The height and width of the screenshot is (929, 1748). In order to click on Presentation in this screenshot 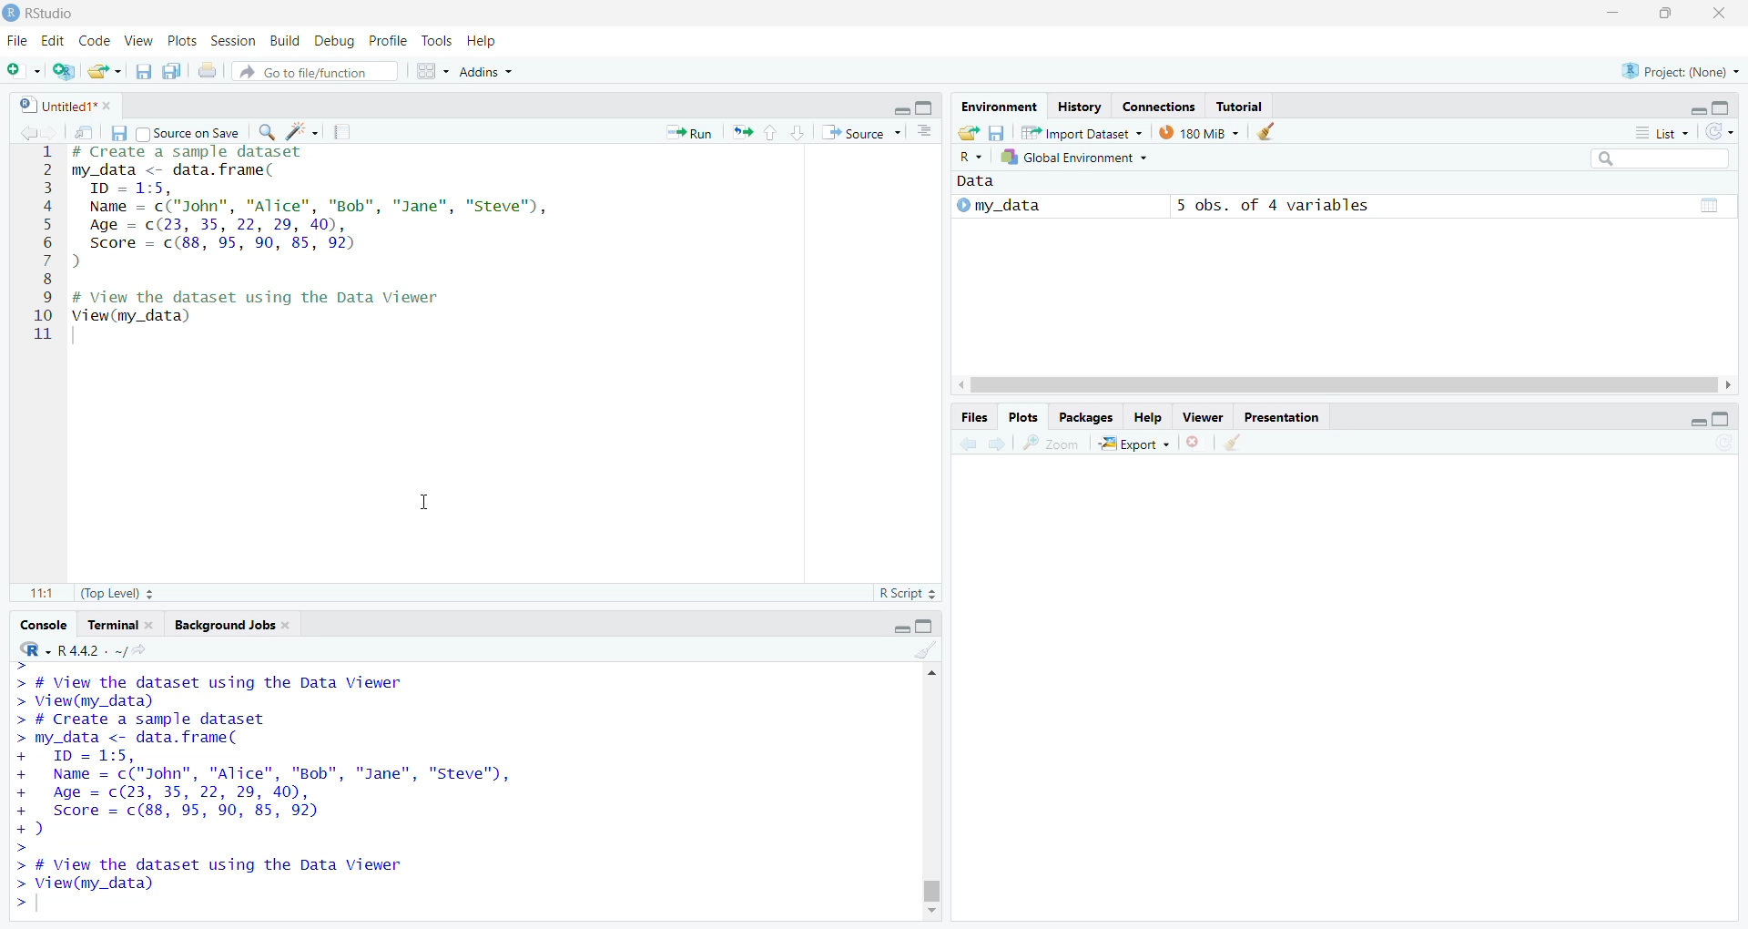, I will do `click(1280, 415)`.